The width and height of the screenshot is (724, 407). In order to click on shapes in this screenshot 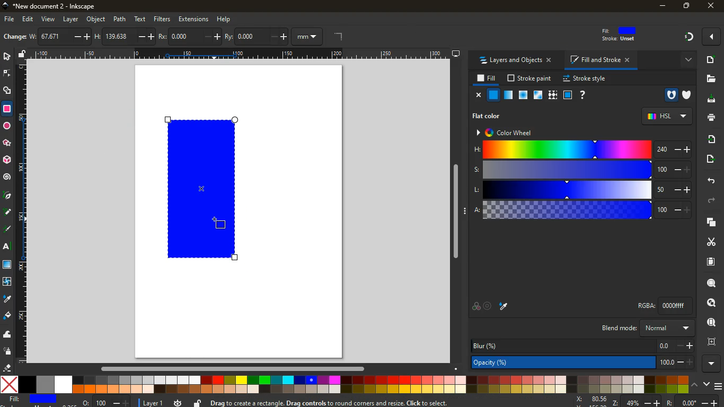, I will do `click(8, 92)`.